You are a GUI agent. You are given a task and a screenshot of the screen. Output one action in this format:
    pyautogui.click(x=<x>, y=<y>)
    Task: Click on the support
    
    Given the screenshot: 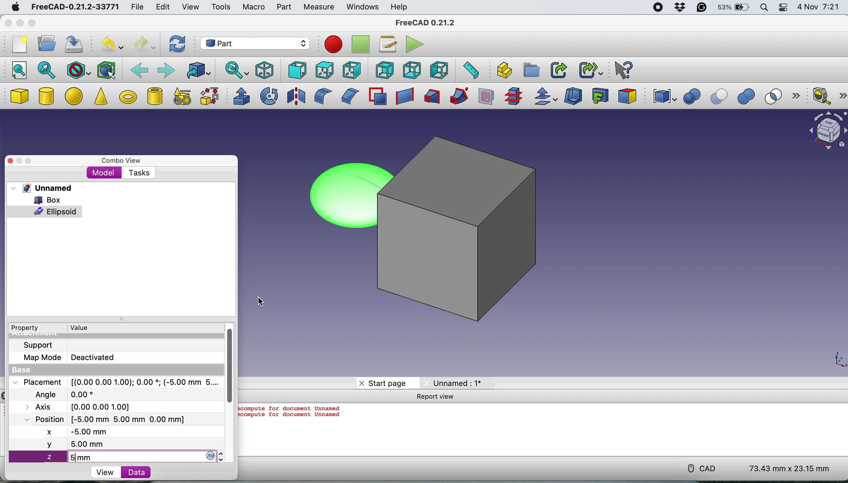 What is the action you would take?
    pyautogui.click(x=37, y=345)
    